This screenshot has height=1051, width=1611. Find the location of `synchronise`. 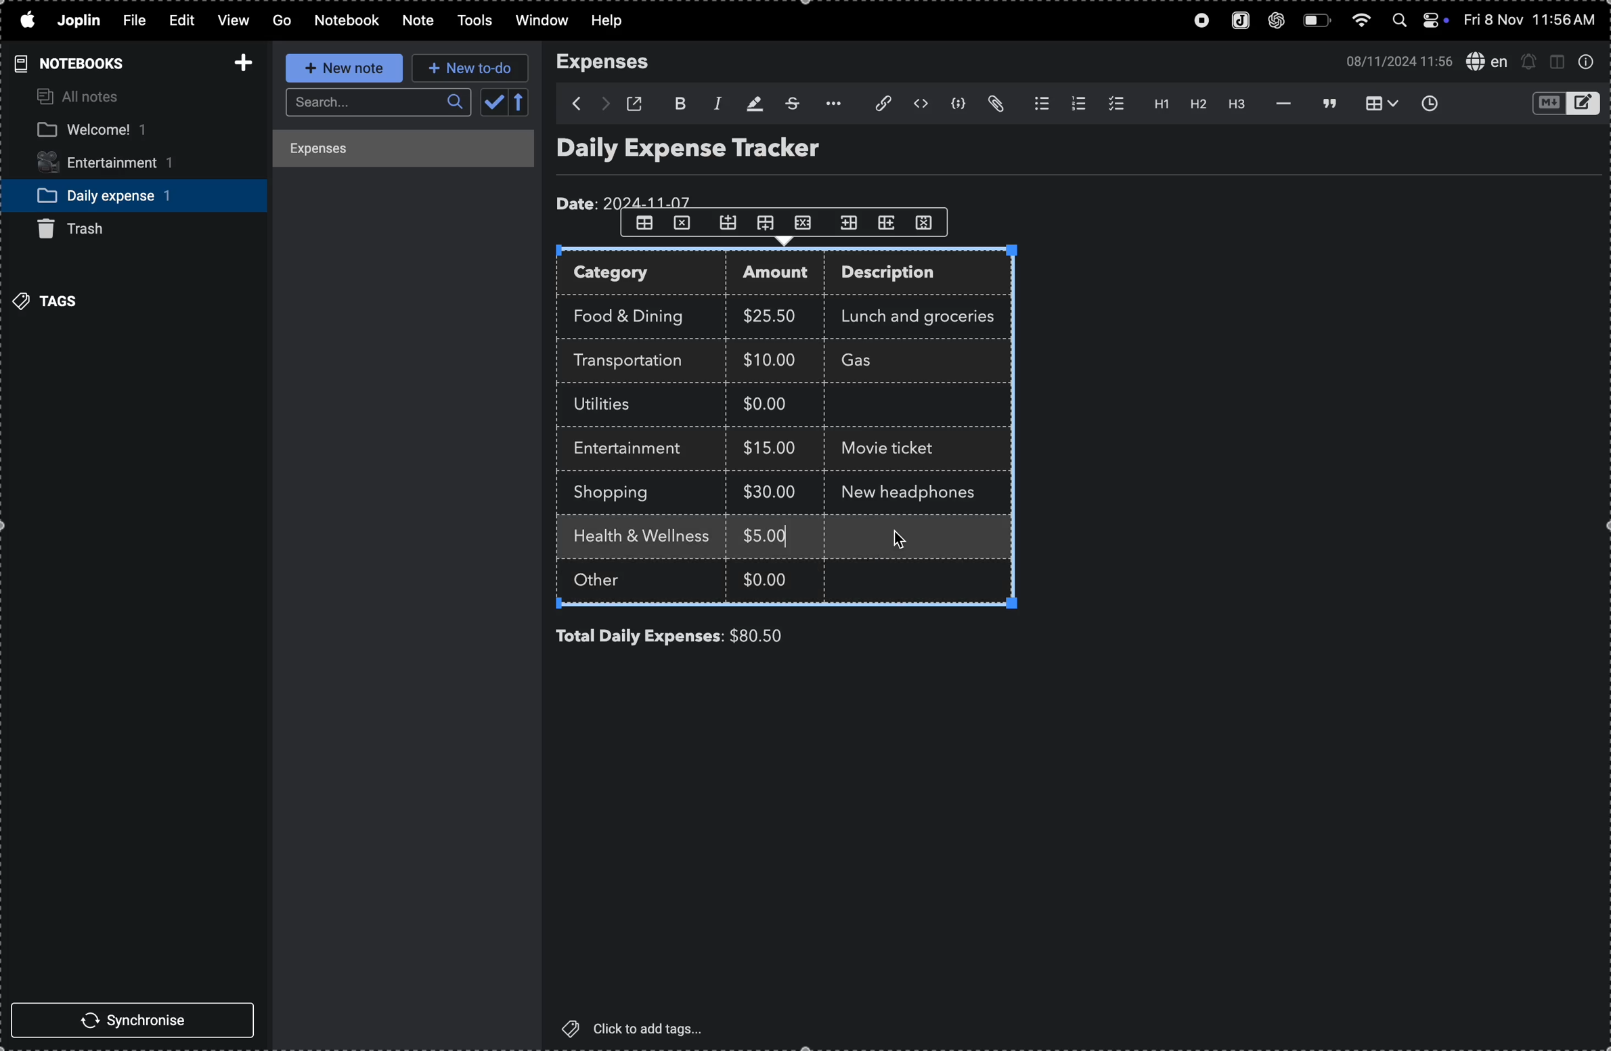

synchronise is located at coordinates (138, 1022).